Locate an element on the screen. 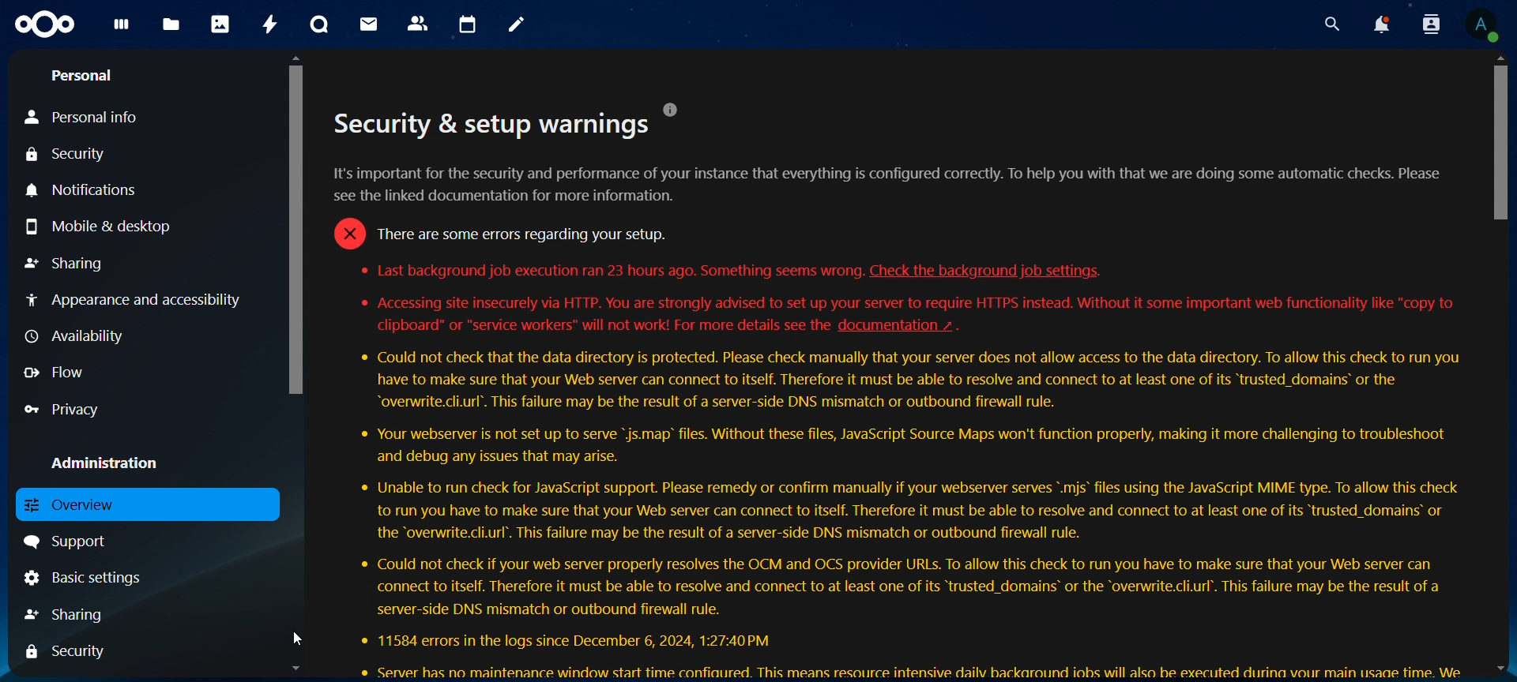 Image resolution: width=1517 pixels, height=682 pixels. availability is located at coordinates (75, 335).